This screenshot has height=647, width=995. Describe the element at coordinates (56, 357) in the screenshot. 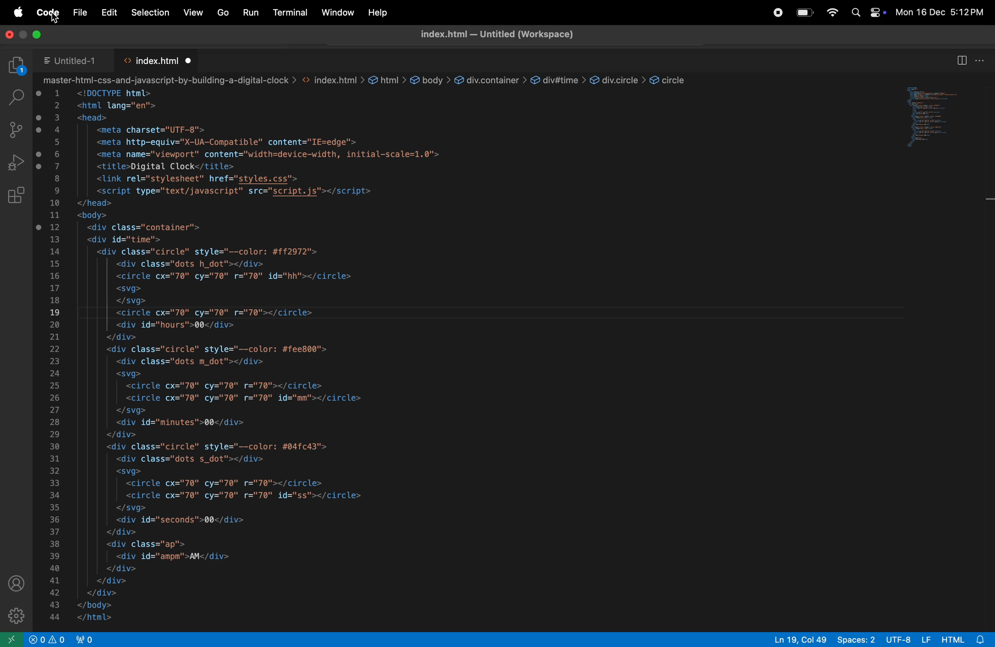

I see `numbers` at that location.